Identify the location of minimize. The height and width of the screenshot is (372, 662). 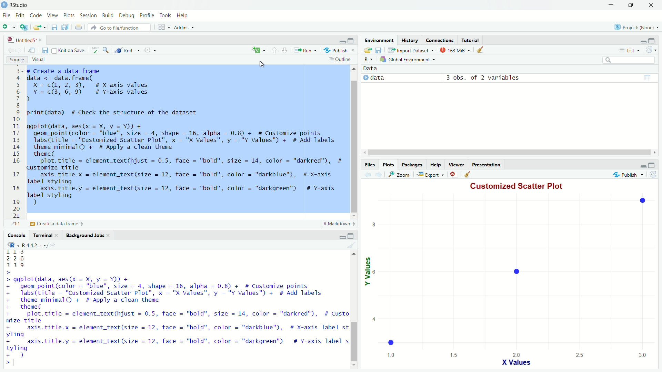
(342, 42).